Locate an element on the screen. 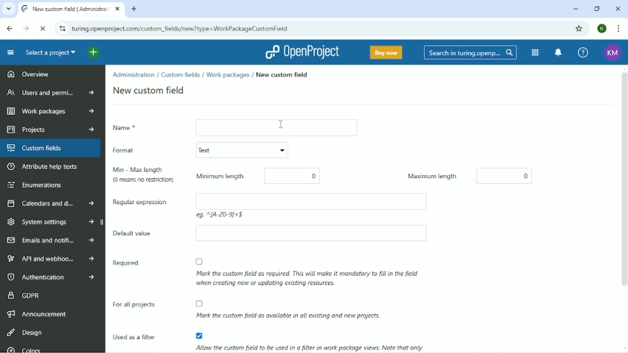  Vertical scrollbar is located at coordinates (624, 183).